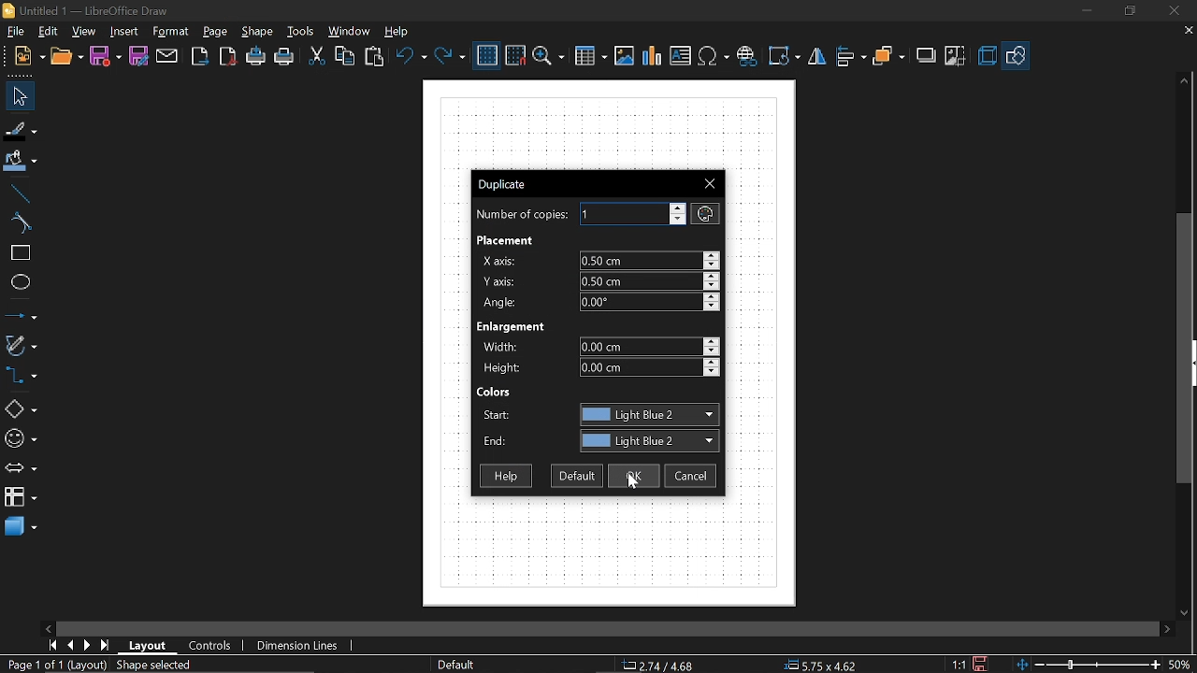 The height and width of the screenshot is (673, 1197). What do you see at coordinates (21, 96) in the screenshot?
I see `Select` at bounding box center [21, 96].